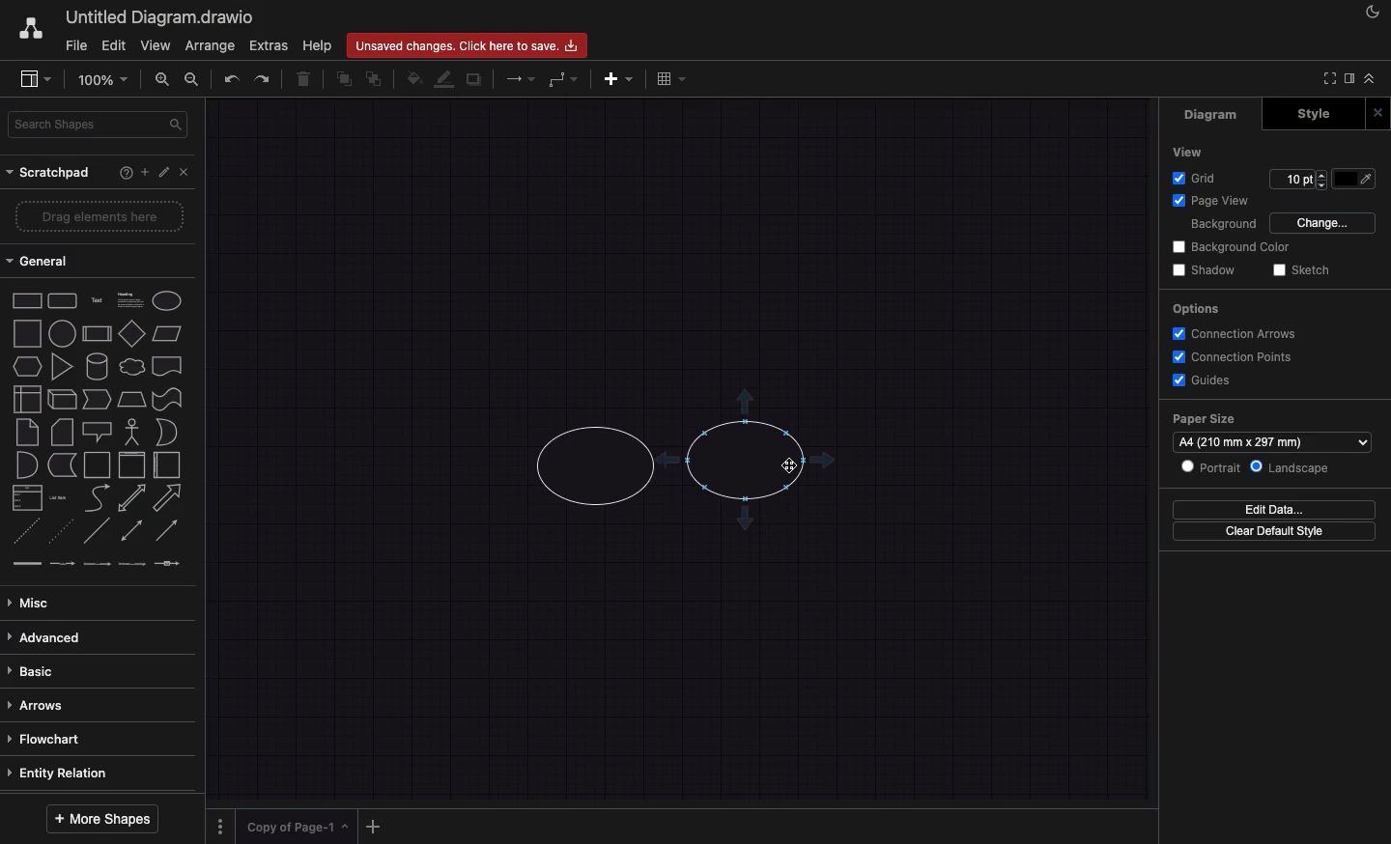 Image resolution: width=1391 pixels, height=844 pixels. Describe the element at coordinates (1355, 180) in the screenshot. I see `light-dark` at that location.